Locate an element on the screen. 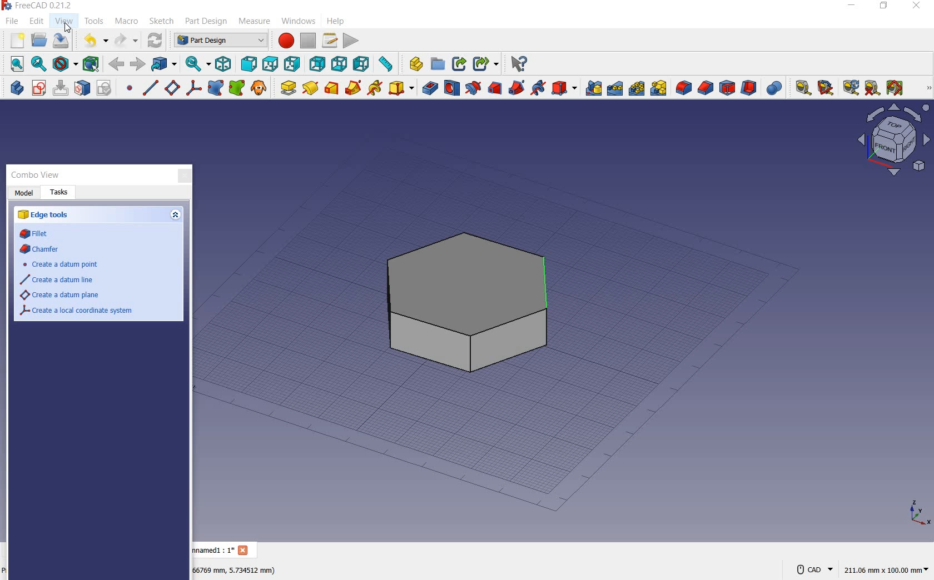 The image size is (934, 580). MEASURE is located at coordinates (927, 89).